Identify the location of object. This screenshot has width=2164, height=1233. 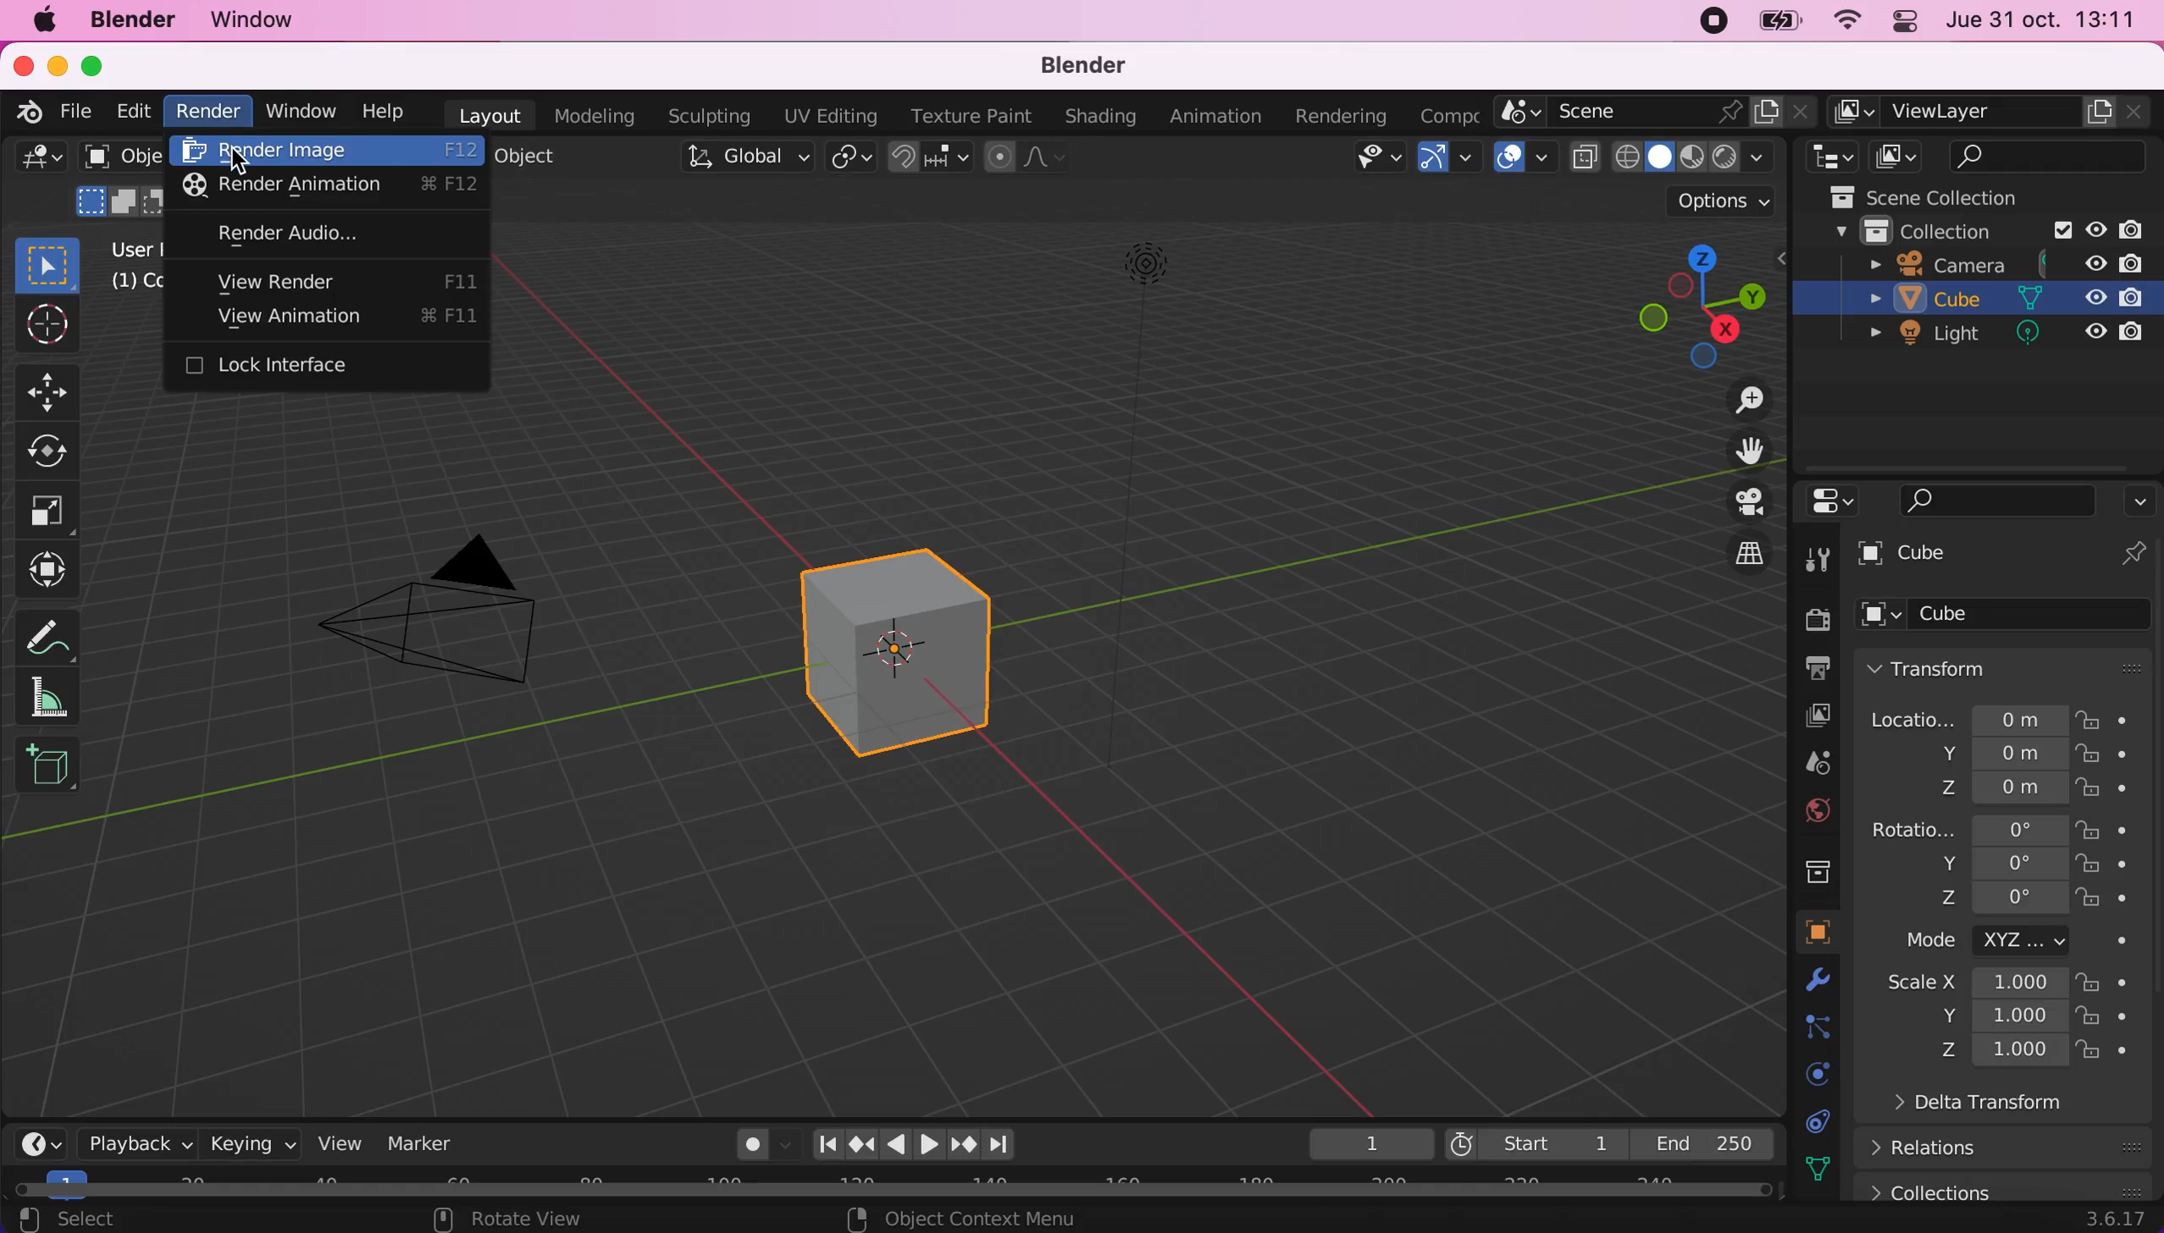
(1818, 932).